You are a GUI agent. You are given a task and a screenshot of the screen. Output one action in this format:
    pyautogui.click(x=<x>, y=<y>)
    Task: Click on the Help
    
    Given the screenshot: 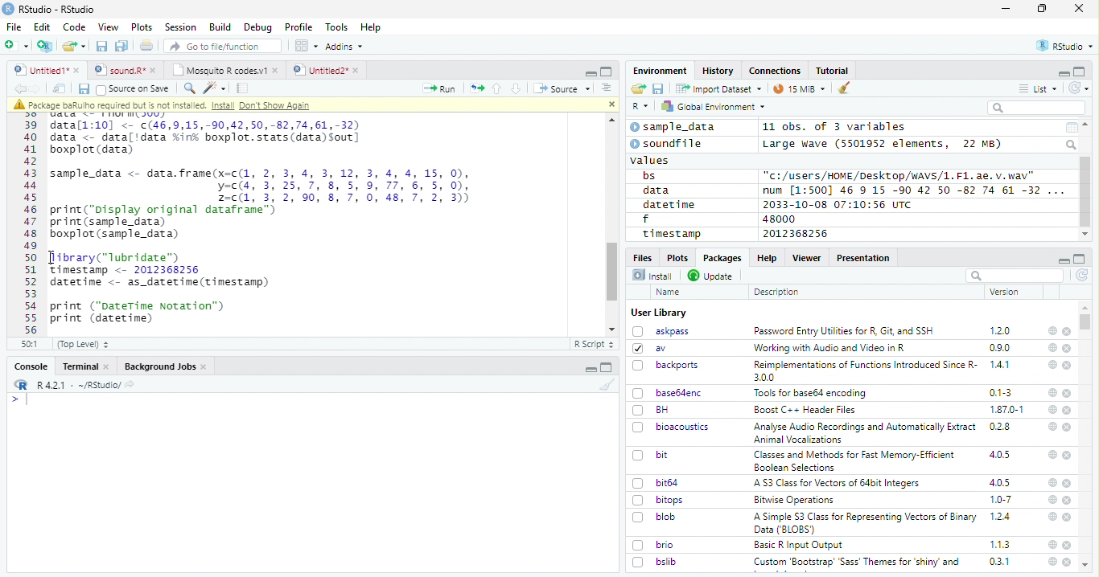 What is the action you would take?
    pyautogui.click(x=371, y=28)
    